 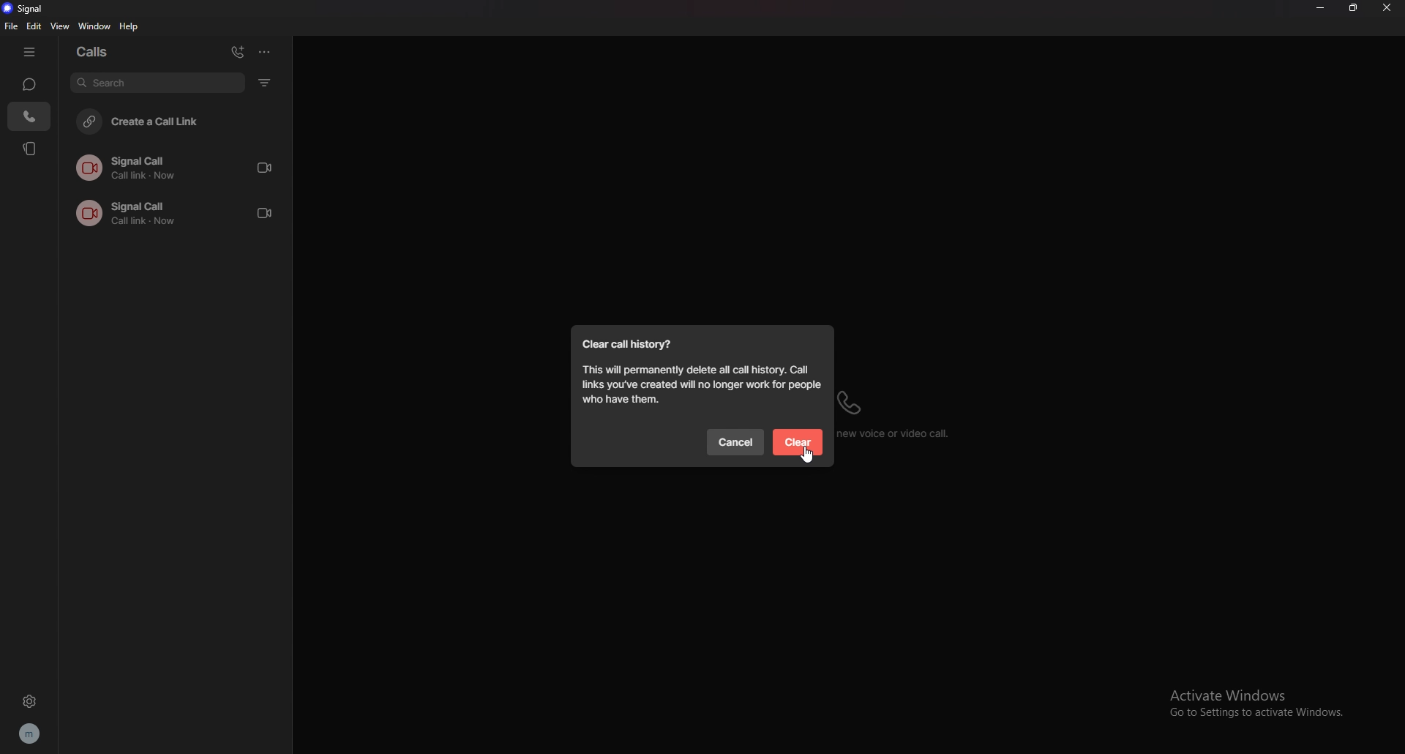 I want to click on filter, so click(x=266, y=82).